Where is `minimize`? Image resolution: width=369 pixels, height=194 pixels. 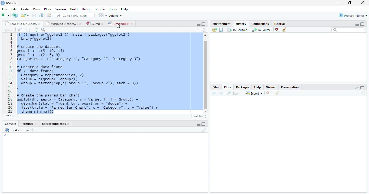 minimize is located at coordinates (338, 3).